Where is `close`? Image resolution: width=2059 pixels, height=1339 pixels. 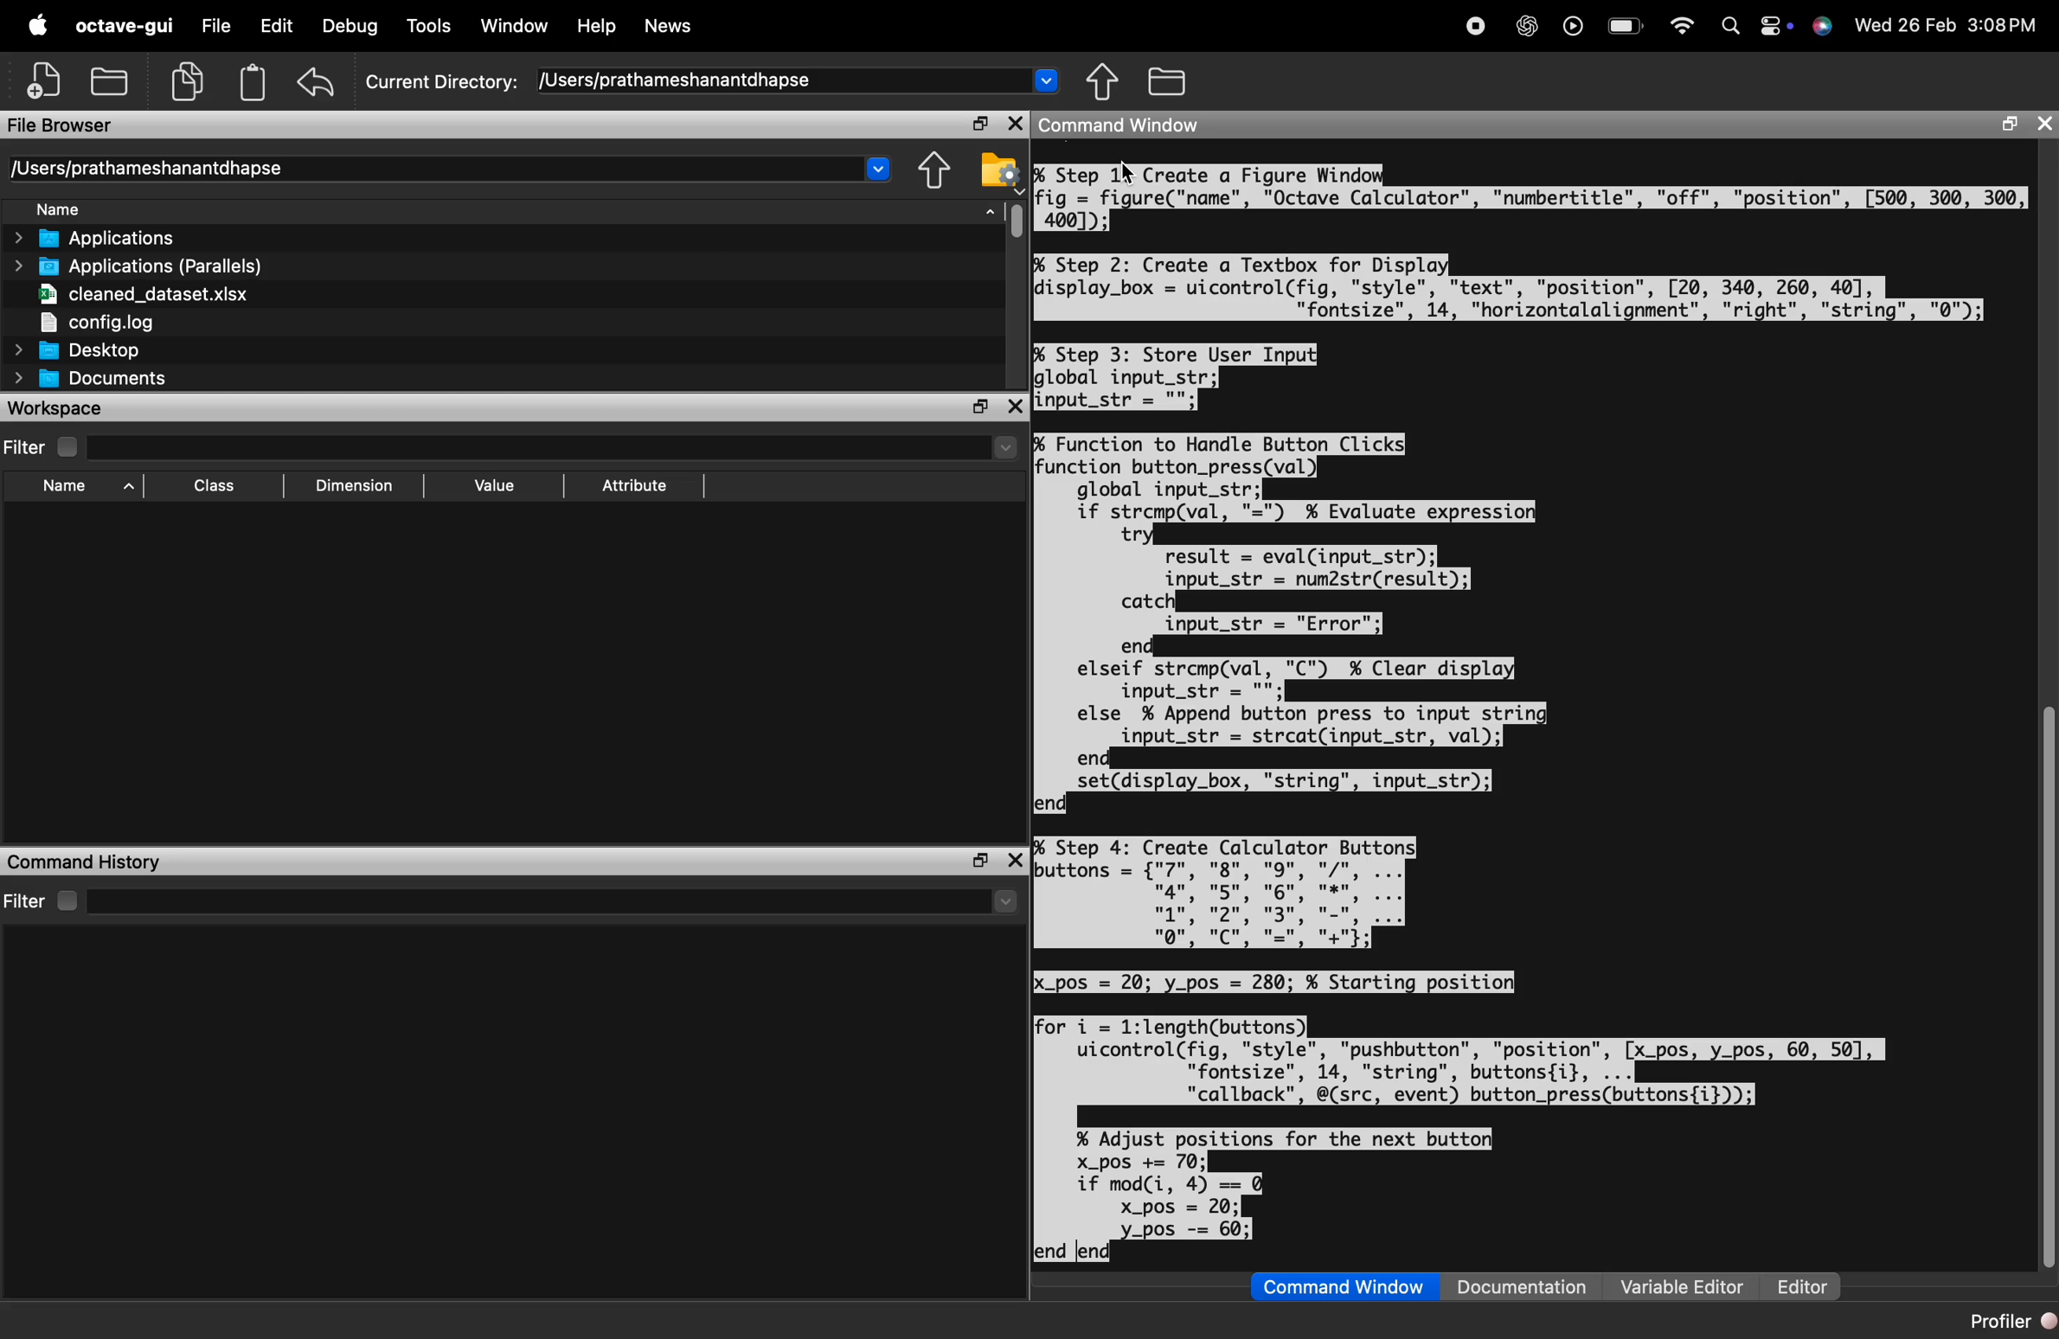 close is located at coordinates (1013, 125).